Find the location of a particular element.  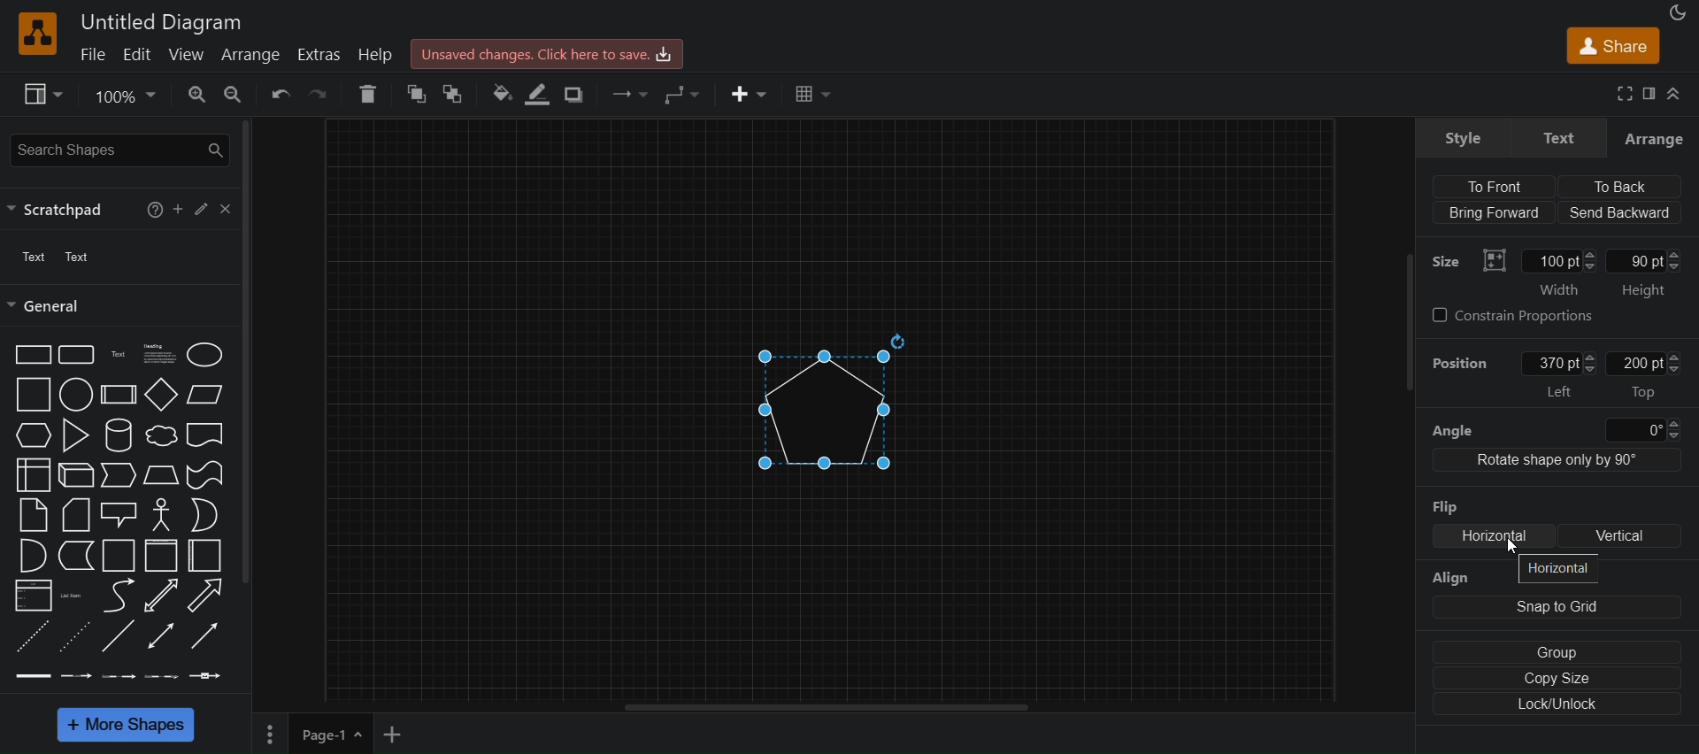

To back is located at coordinates (1618, 187).